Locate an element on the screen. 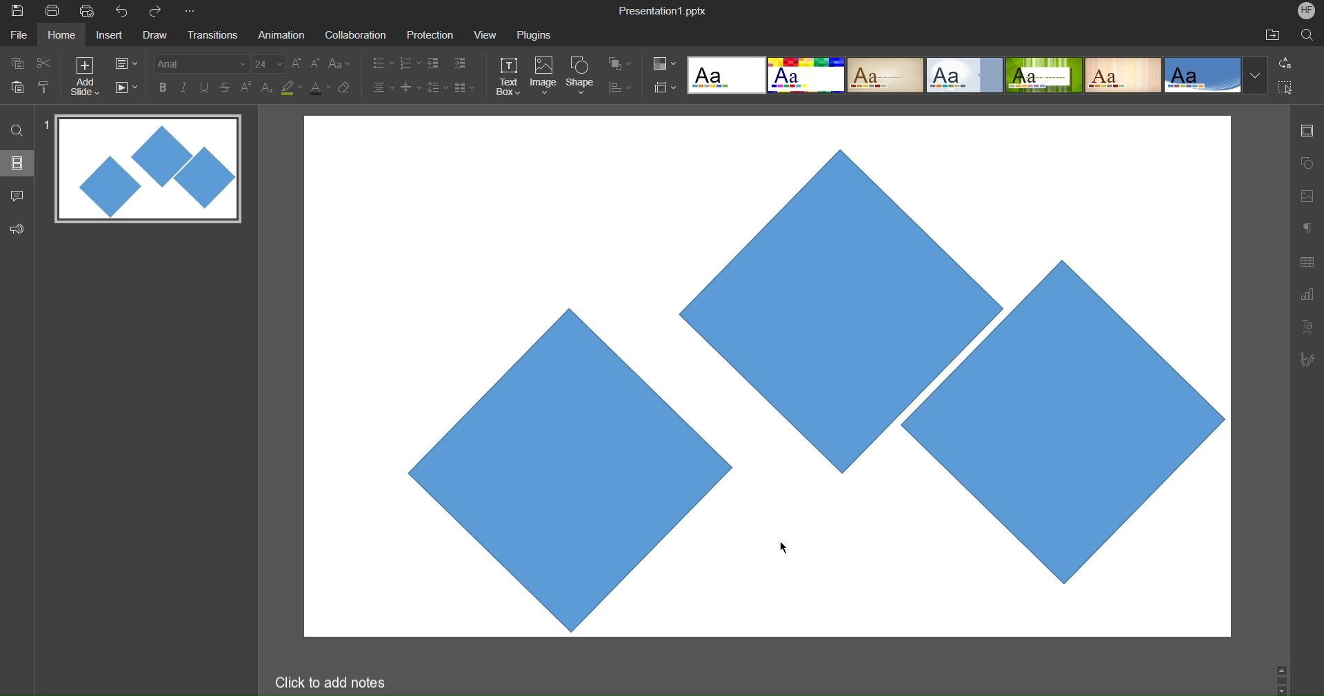  Line Spacing is located at coordinates (437, 88).